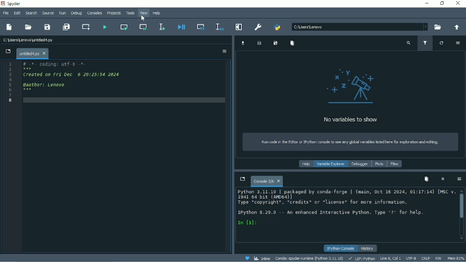 This screenshot has width=466, height=262. What do you see at coordinates (411, 258) in the screenshot?
I see `UTF` at bounding box center [411, 258].